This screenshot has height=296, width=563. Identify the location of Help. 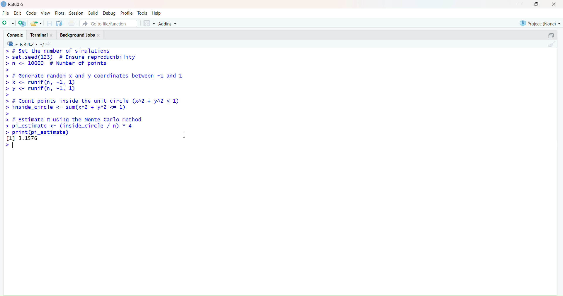
(158, 13).